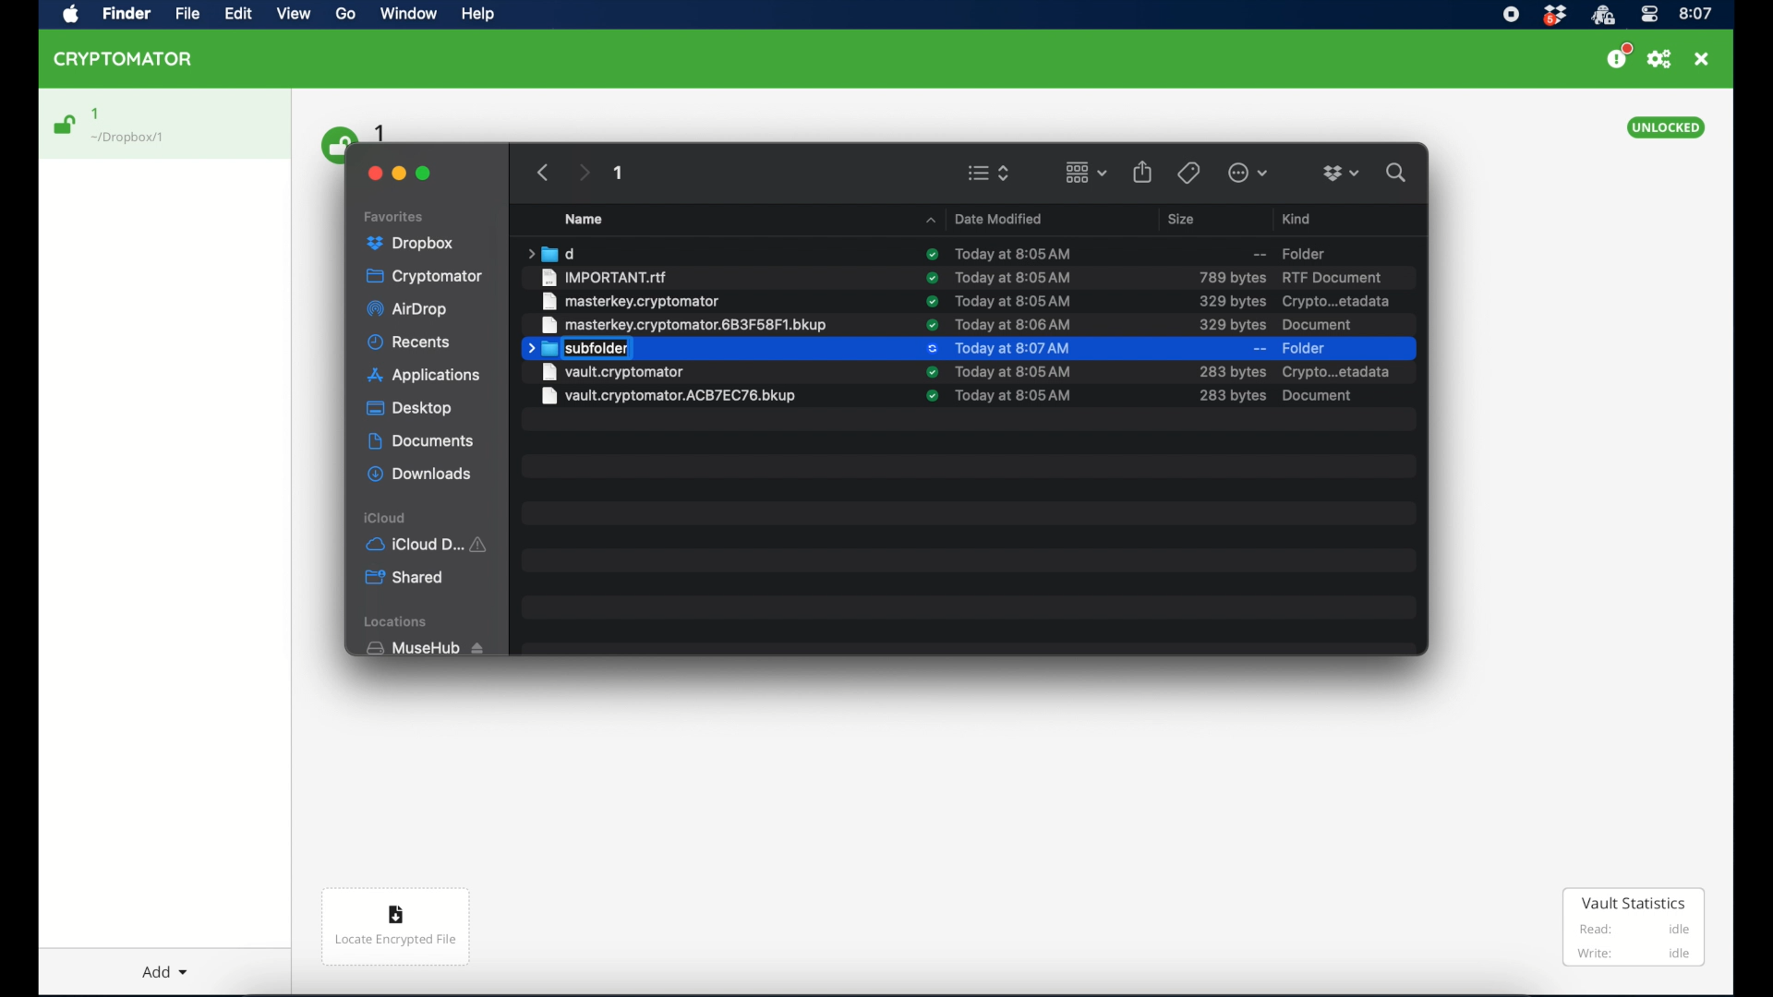 Image resolution: width=1773 pixels, height=997 pixels. What do you see at coordinates (410, 342) in the screenshot?
I see `recents` at bounding box center [410, 342].